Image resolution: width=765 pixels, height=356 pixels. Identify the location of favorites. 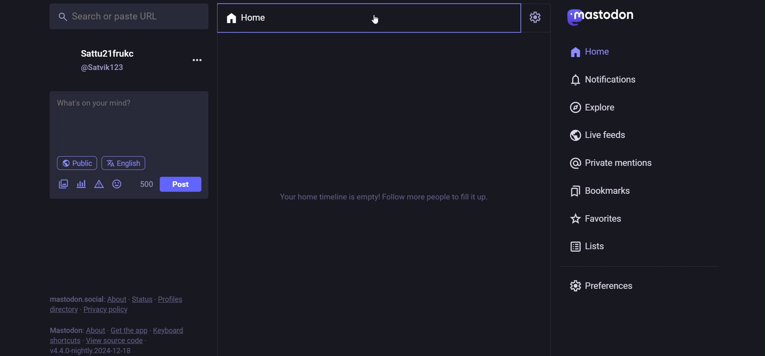
(610, 221).